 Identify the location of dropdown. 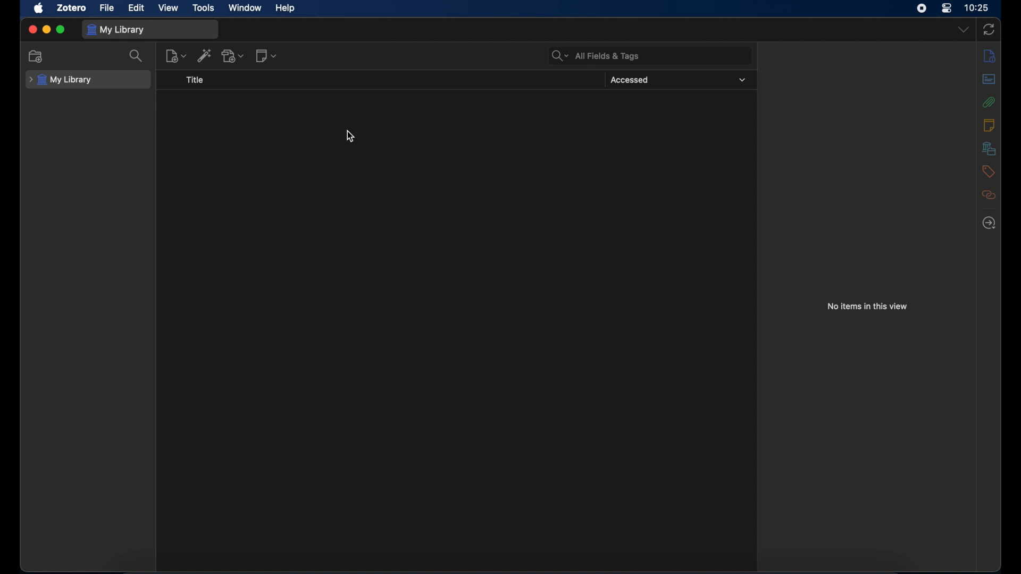
(742, 80).